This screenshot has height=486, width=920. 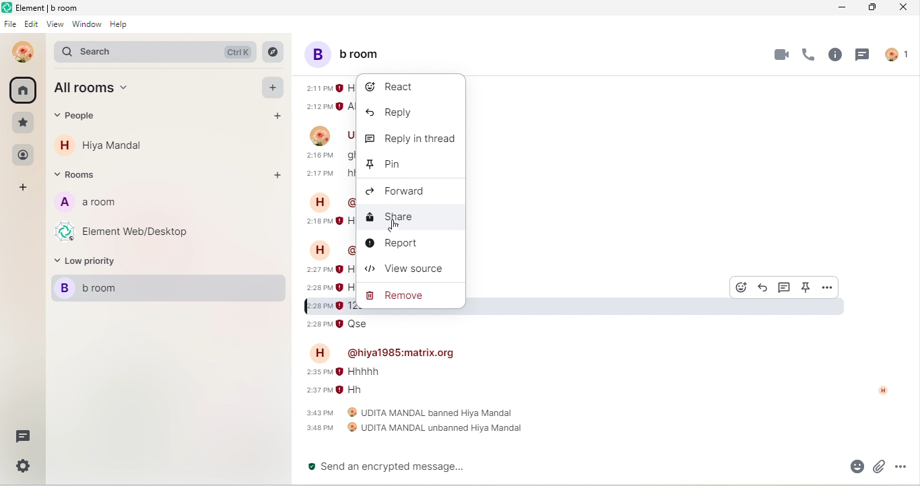 What do you see at coordinates (32, 26) in the screenshot?
I see `edit` at bounding box center [32, 26].